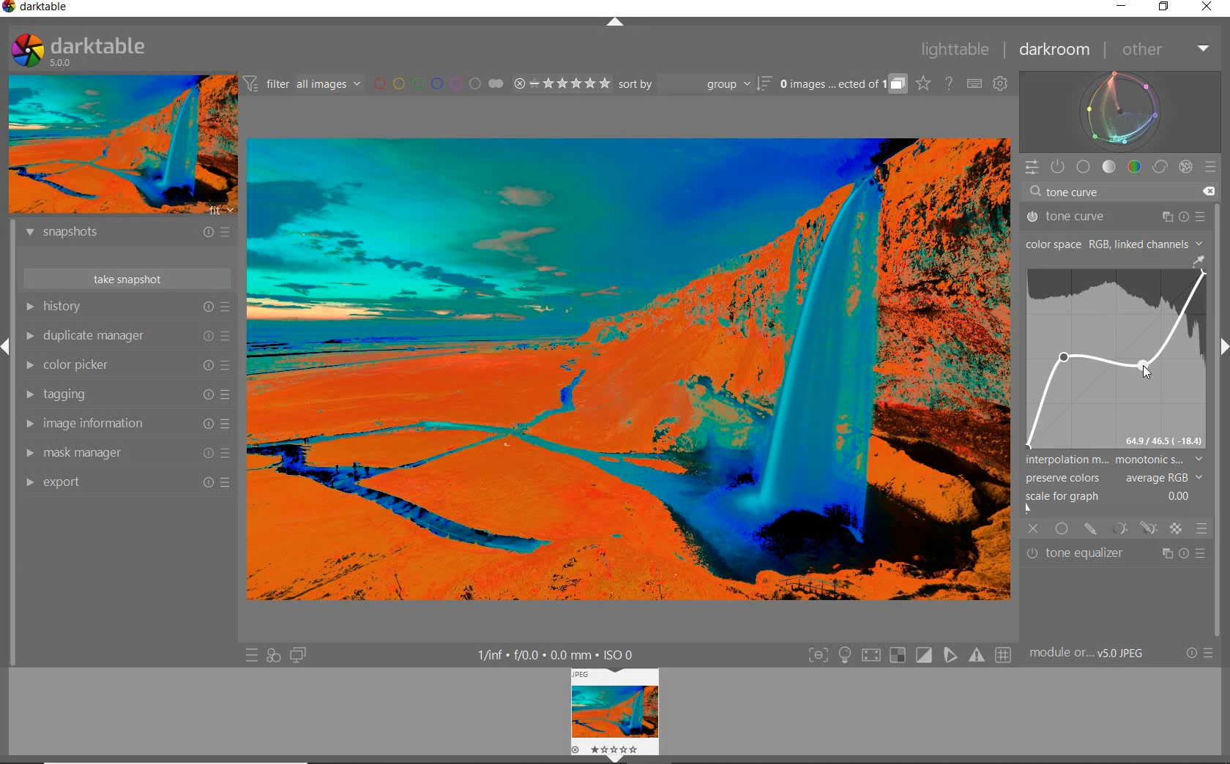  I want to click on MODULE...v5.0 JPEG, so click(1091, 654).